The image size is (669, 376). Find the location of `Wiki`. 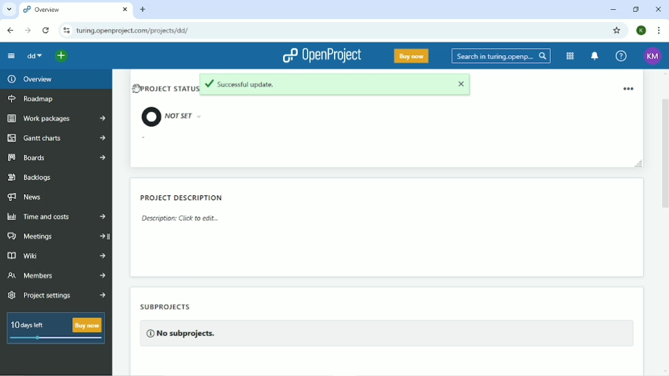

Wiki is located at coordinates (55, 257).